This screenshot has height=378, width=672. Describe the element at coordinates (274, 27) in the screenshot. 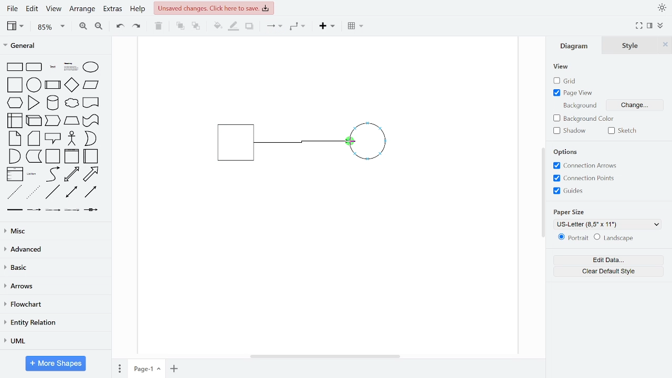

I see `connector` at that location.